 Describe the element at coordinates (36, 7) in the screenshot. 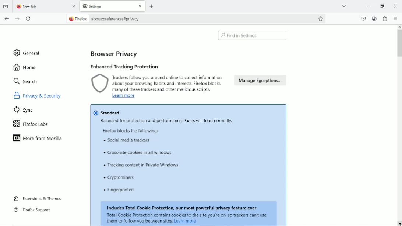

I see `new tab` at that location.